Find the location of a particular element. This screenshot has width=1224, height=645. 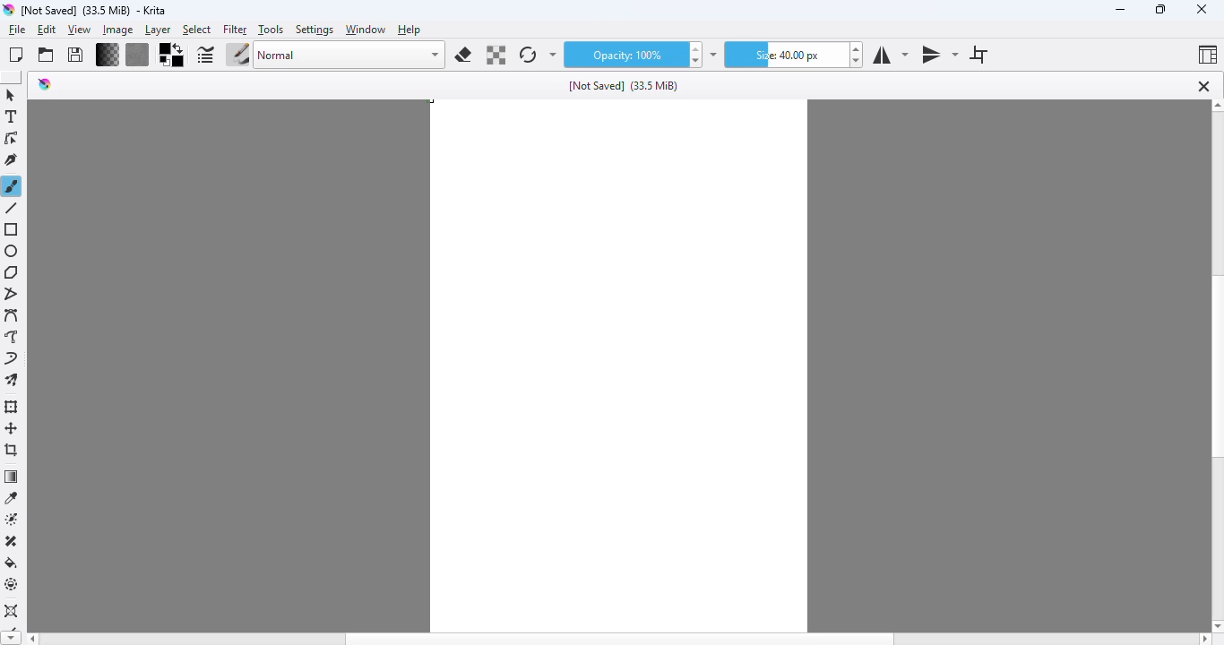

edit shapes tool is located at coordinates (13, 139).